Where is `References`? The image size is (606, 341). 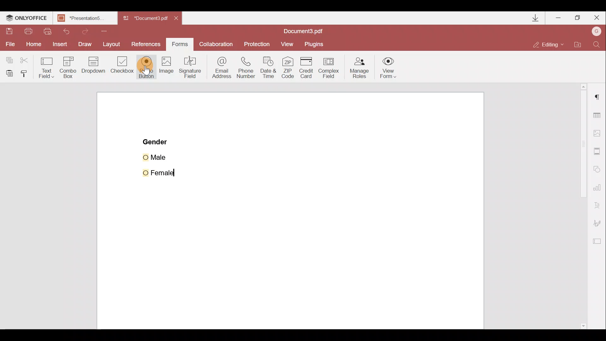 References is located at coordinates (146, 44).